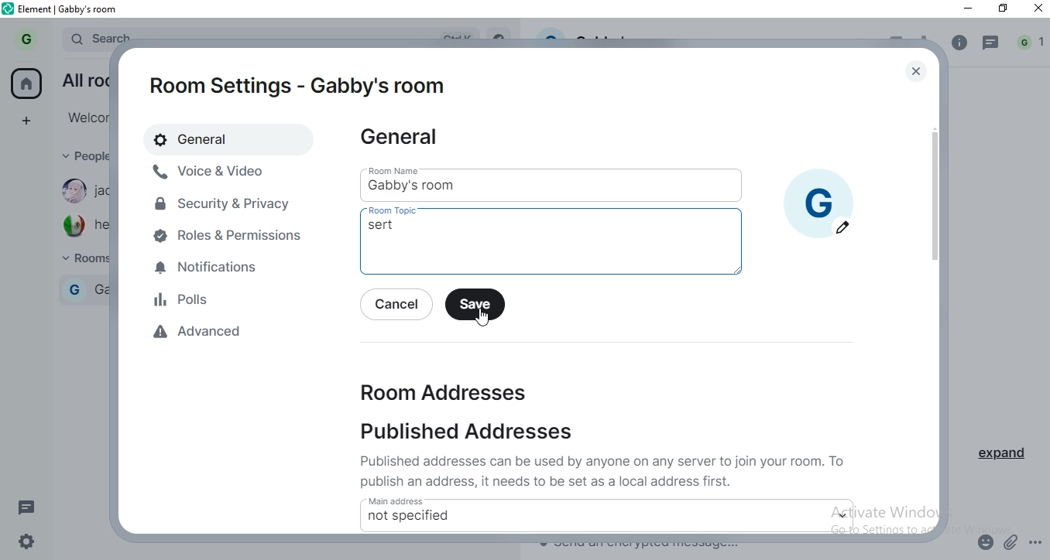 Image resolution: width=1050 pixels, height=560 pixels. Describe the element at coordinates (245, 333) in the screenshot. I see `advanced` at that location.